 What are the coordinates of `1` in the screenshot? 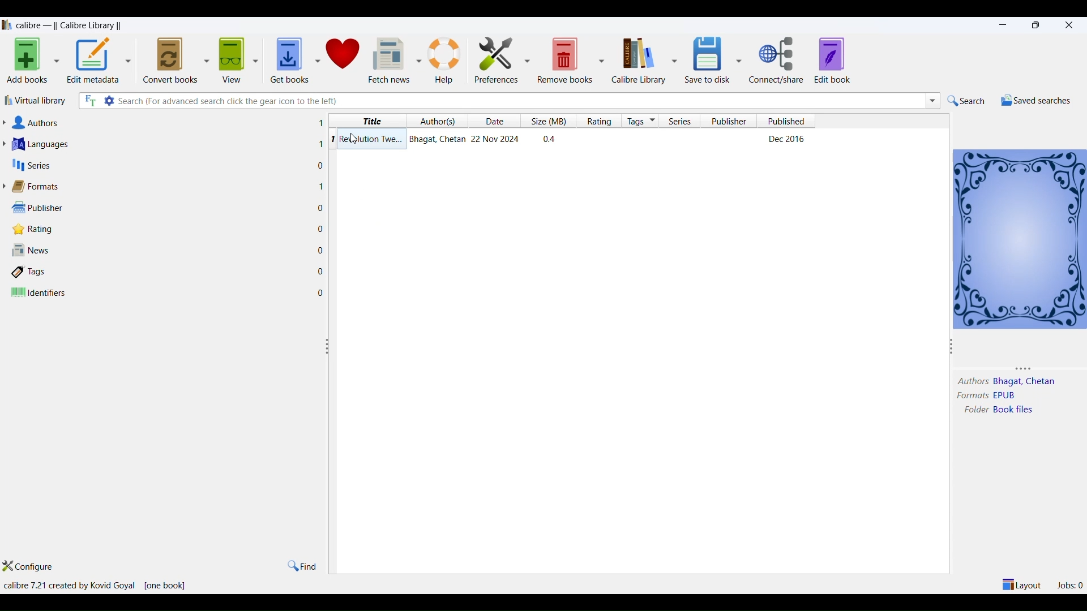 It's located at (320, 123).